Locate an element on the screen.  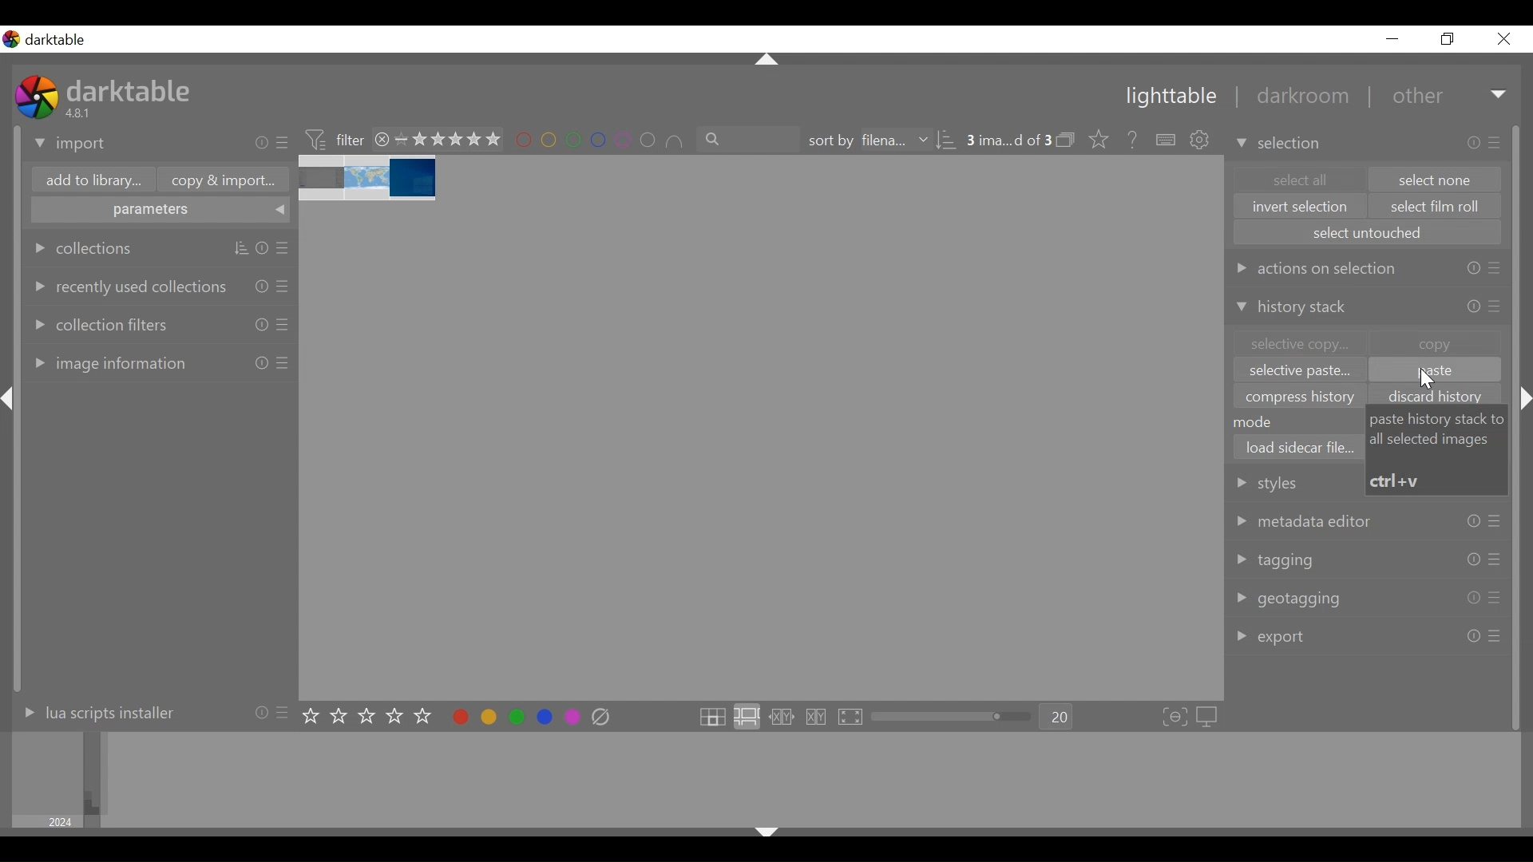
collection filters is located at coordinates (99, 322).